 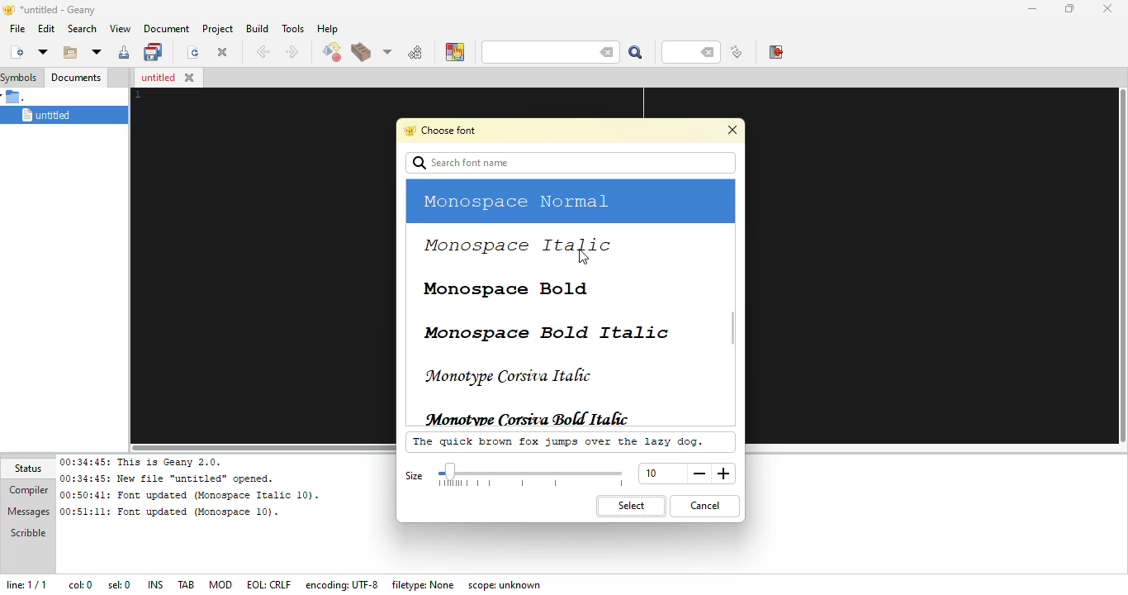 I want to click on line: 1/1, so click(x=31, y=583).